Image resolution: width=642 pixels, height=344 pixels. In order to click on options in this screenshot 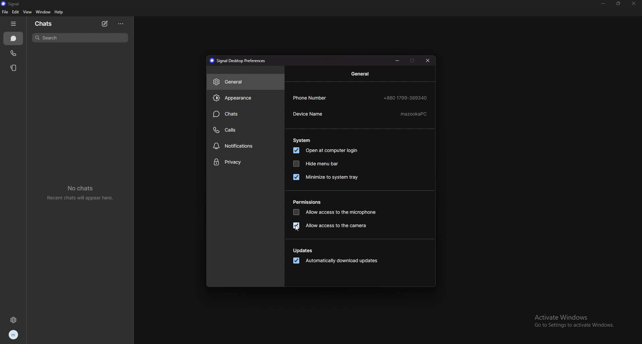, I will do `click(121, 23)`.